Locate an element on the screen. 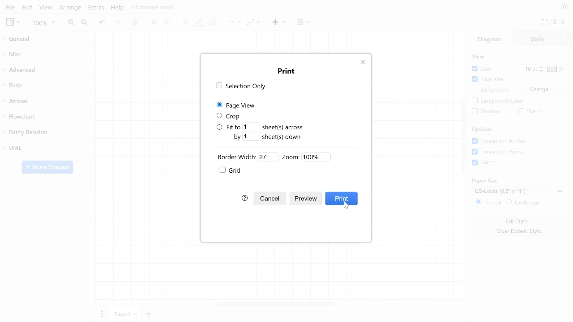 Image resolution: width=573 pixels, height=322 pixels. Vertical scrollbar is located at coordinates (464, 137).